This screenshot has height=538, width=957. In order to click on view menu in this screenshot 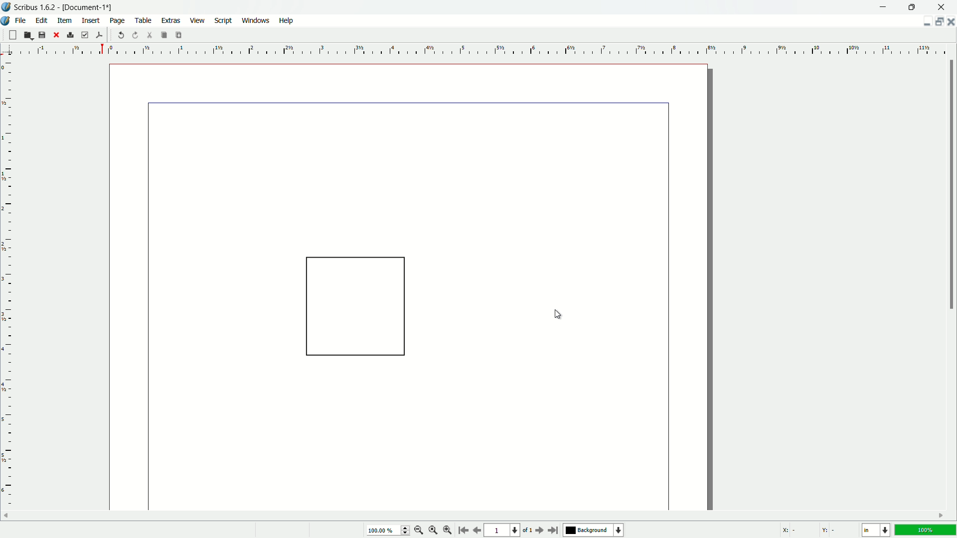, I will do `click(198, 21)`.